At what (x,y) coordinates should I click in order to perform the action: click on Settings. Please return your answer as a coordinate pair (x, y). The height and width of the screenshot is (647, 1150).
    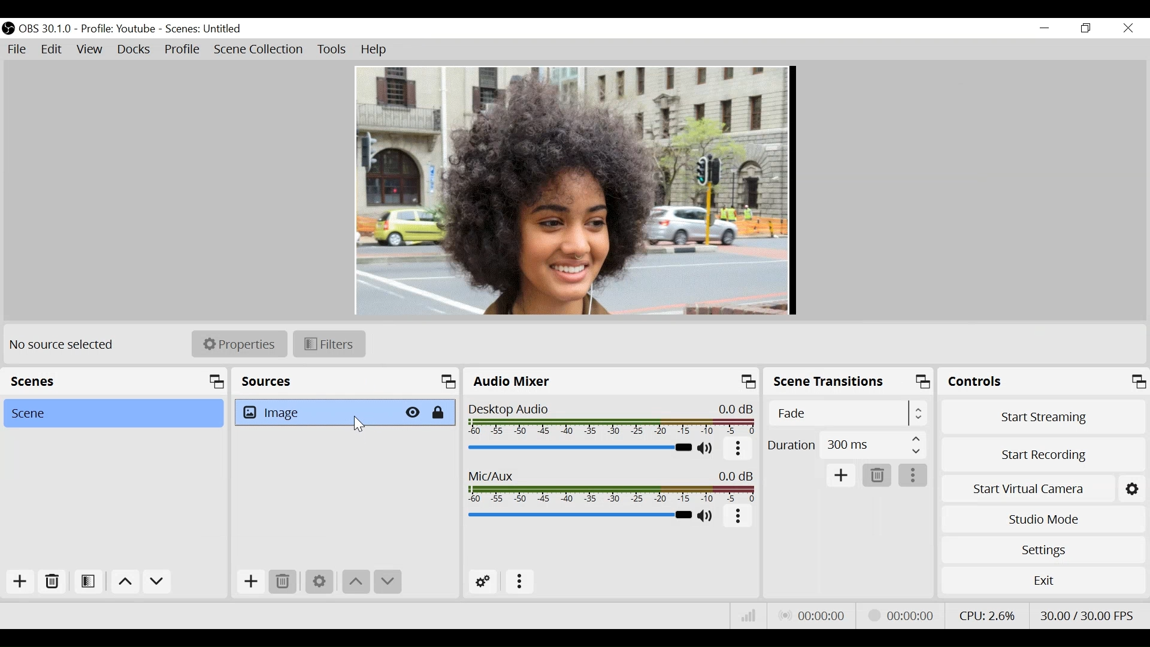
    Looking at the image, I should click on (1043, 548).